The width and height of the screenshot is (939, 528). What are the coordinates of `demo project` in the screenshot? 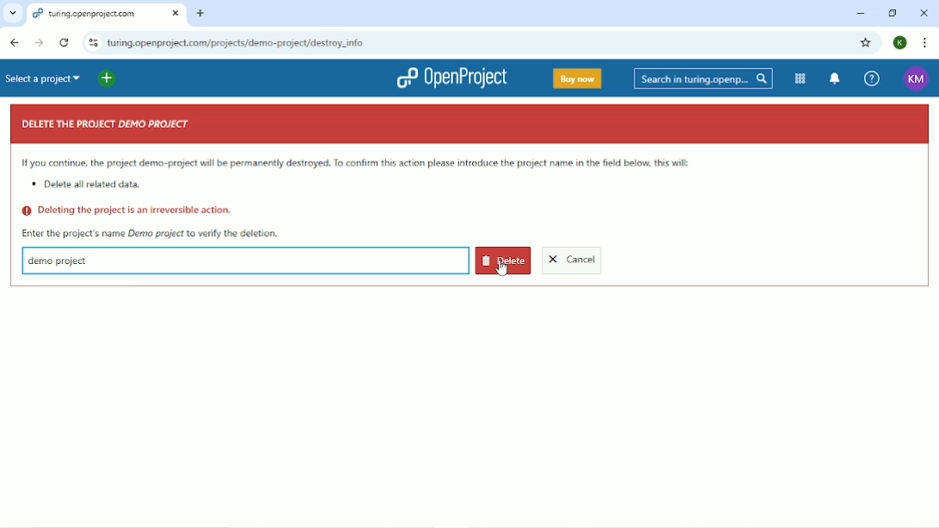 It's located at (58, 260).